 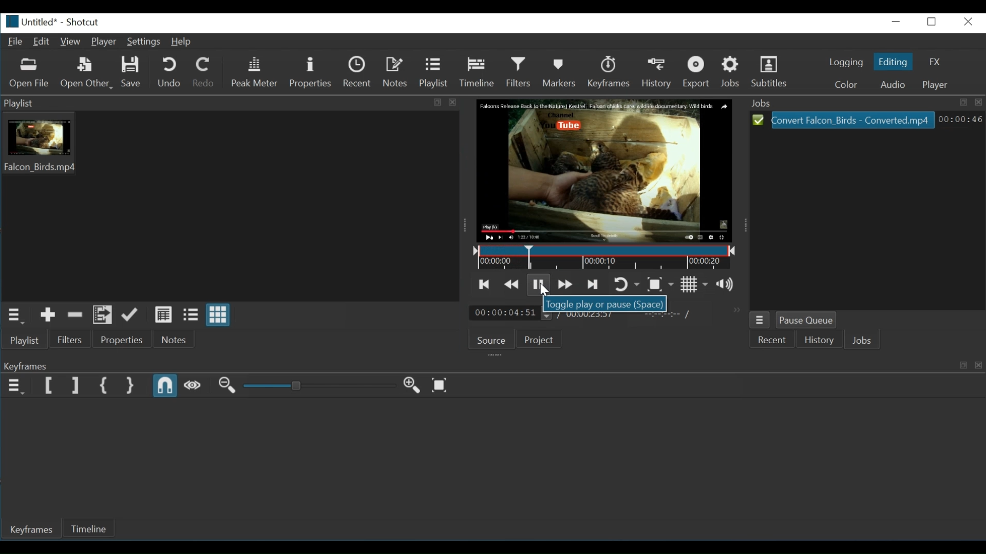 I want to click on 00:00:04:50, so click(x=502, y=313).